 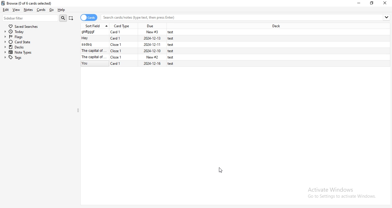 I want to click on deck, so click(x=276, y=26).